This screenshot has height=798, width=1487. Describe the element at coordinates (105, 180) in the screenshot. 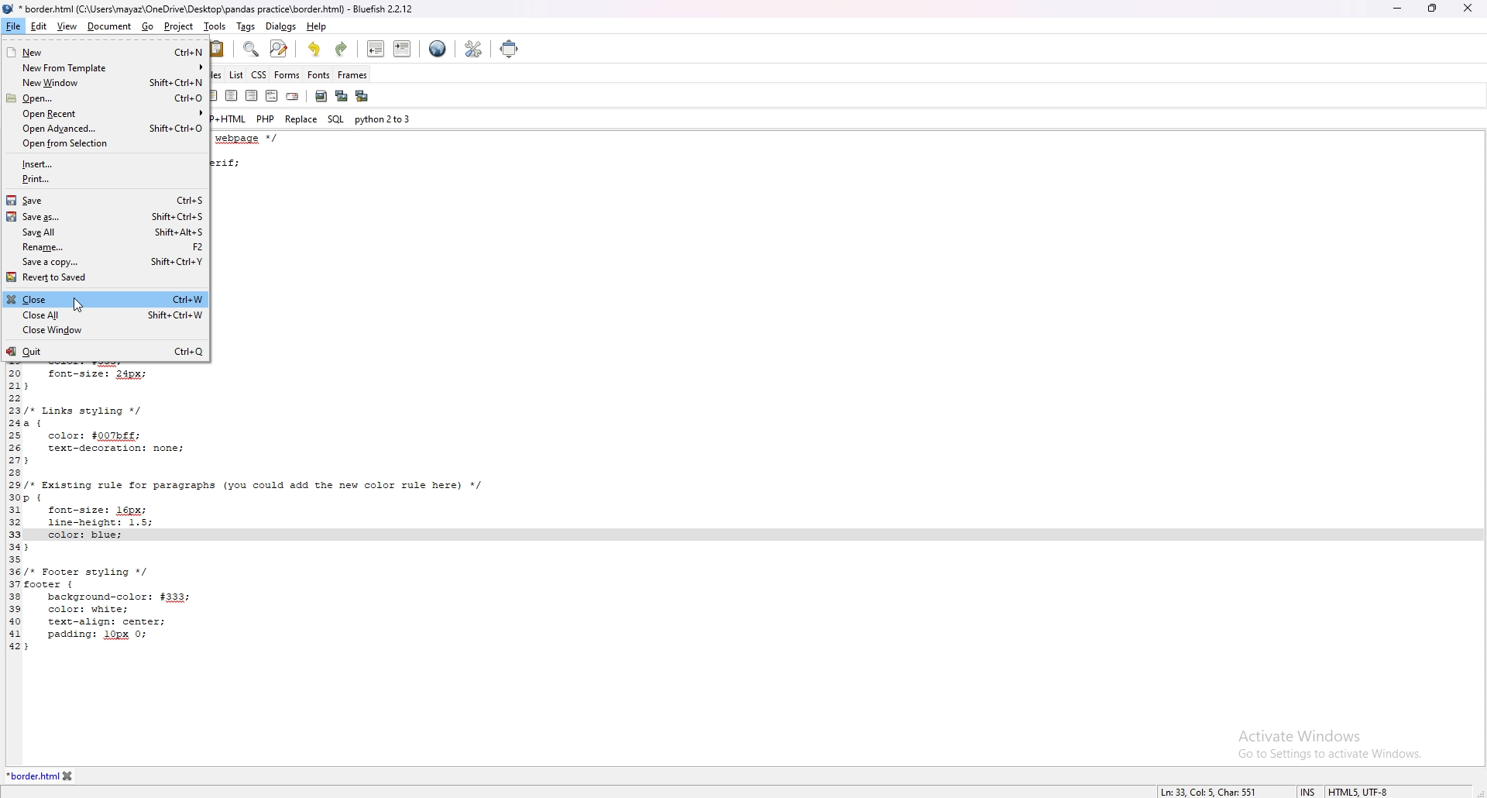

I see `print` at that location.